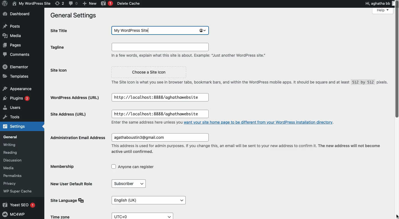 This screenshot has width=399, height=219. What do you see at coordinates (130, 184) in the screenshot?
I see `Subscriber` at bounding box center [130, 184].